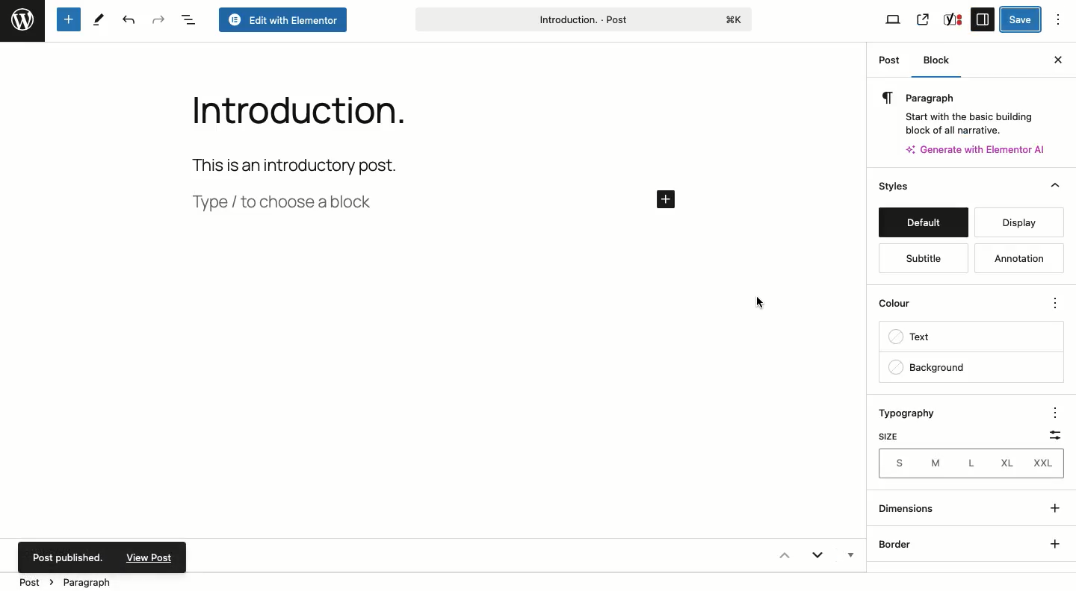 The image size is (1076, 591). Describe the element at coordinates (189, 21) in the screenshot. I see `Document overview` at that location.